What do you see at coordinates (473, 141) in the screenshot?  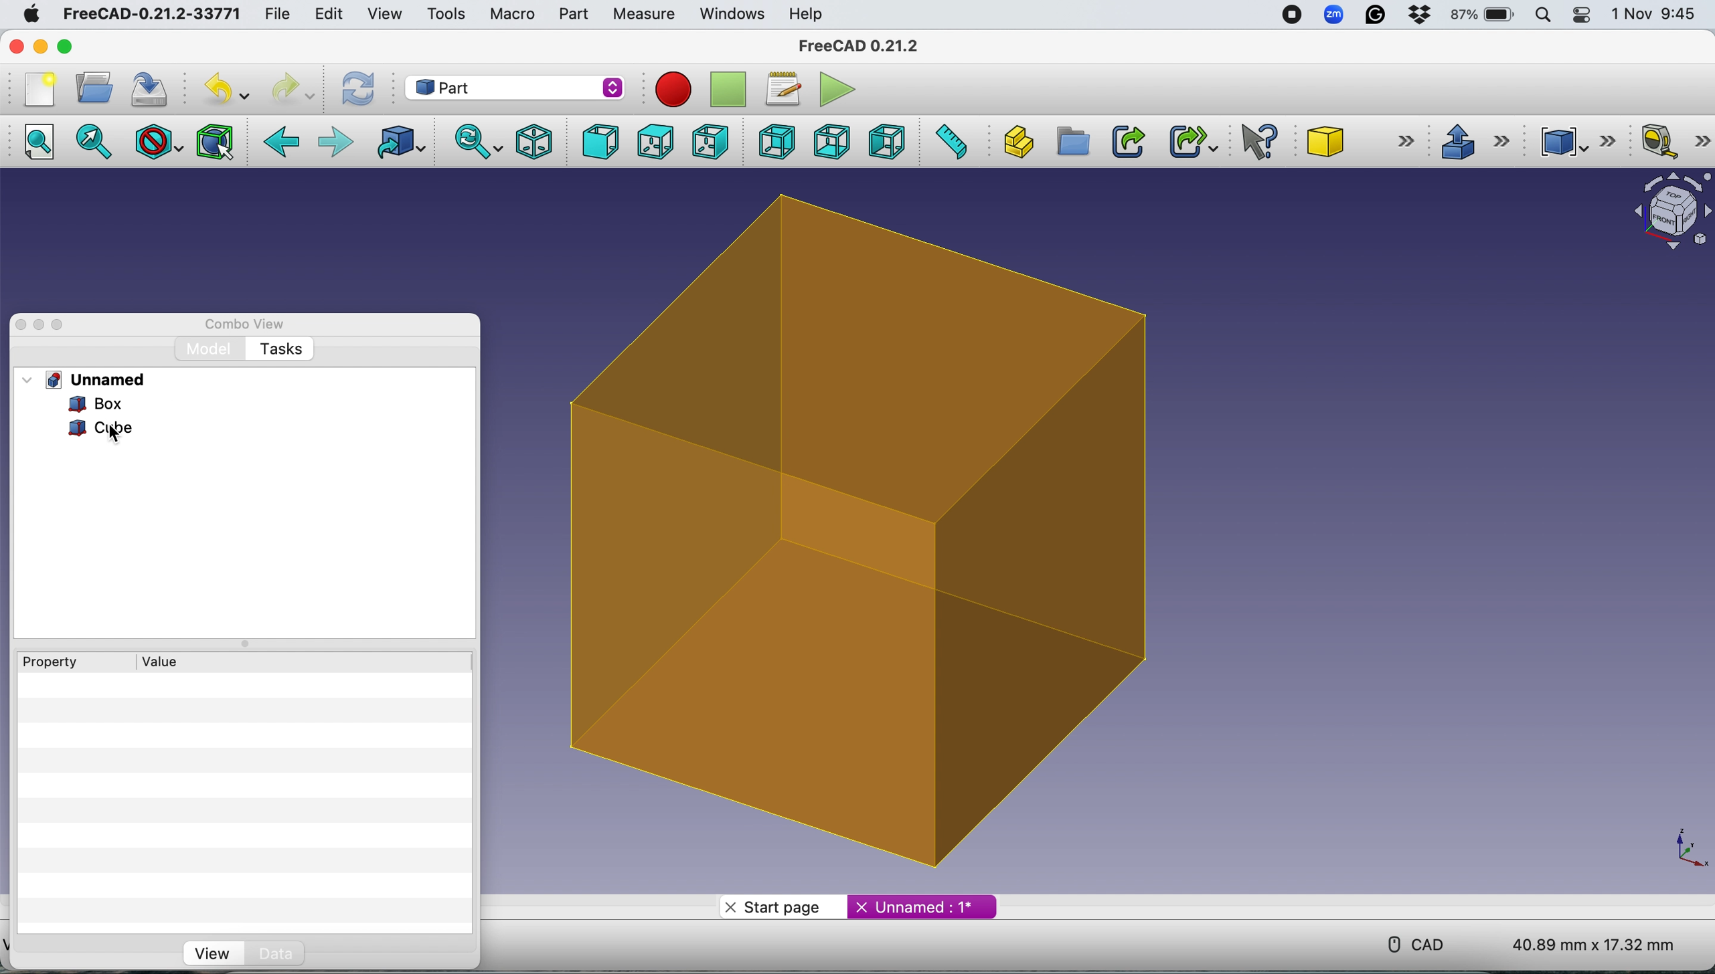 I see `Sync view` at bounding box center [473, 141].